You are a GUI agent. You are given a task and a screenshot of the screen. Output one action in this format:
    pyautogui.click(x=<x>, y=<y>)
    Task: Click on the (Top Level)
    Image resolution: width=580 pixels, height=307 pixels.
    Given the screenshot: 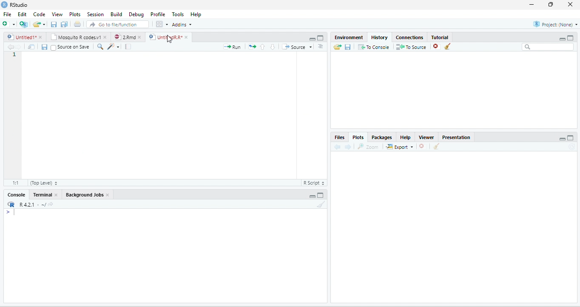 What is the action you would take?
    pyautogui.click(x=43, y=182)
    